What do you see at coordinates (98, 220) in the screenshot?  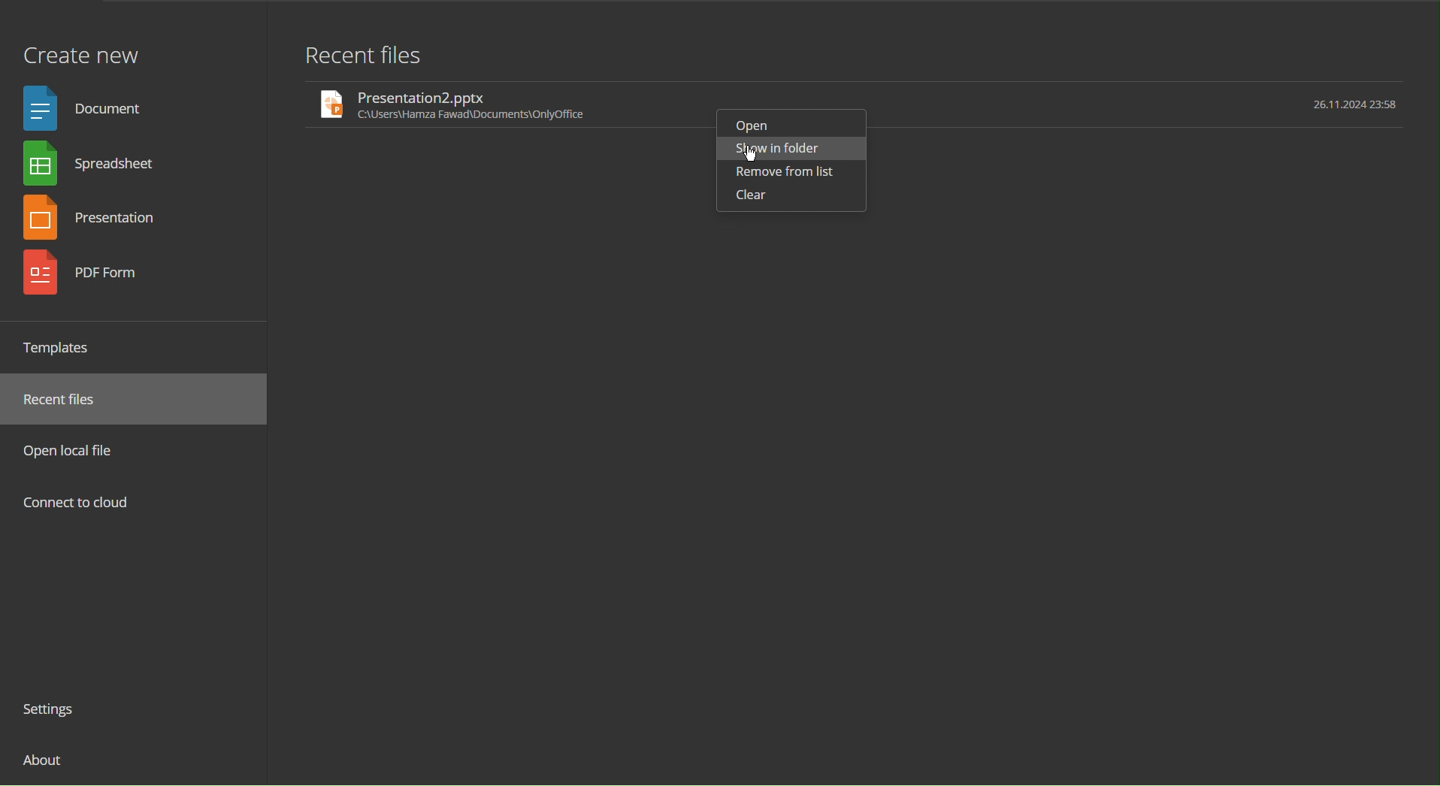 I see `Presentation` at bounding box center [98, 220].